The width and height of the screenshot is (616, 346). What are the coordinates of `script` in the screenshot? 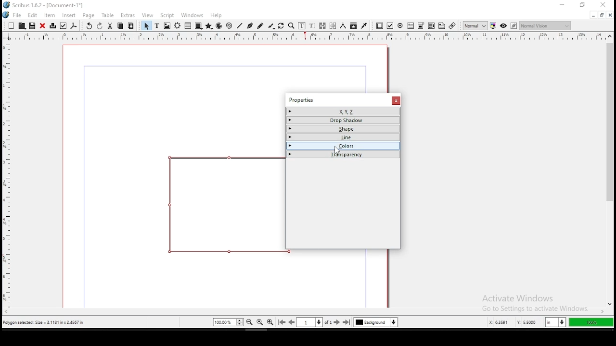 It's located at (167, 15).